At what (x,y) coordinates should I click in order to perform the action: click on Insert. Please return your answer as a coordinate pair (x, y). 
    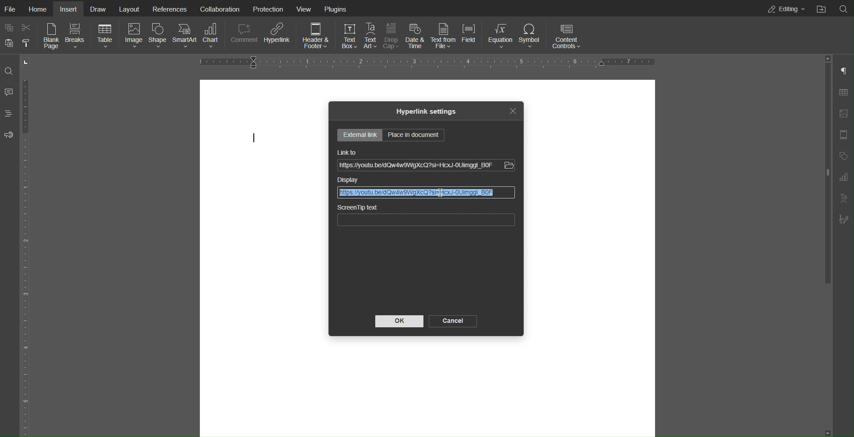
    Looking at the image, I should click on (70, 9).